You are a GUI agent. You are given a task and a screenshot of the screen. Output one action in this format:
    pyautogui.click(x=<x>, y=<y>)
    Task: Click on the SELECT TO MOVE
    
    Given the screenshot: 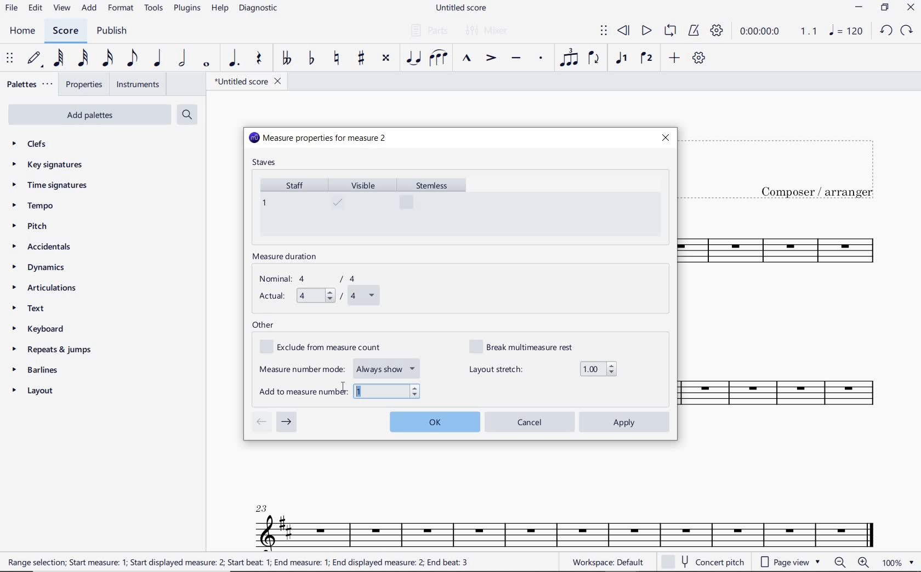 What is the action you would take?
    pyautogui.click(x=604, y=31)
    